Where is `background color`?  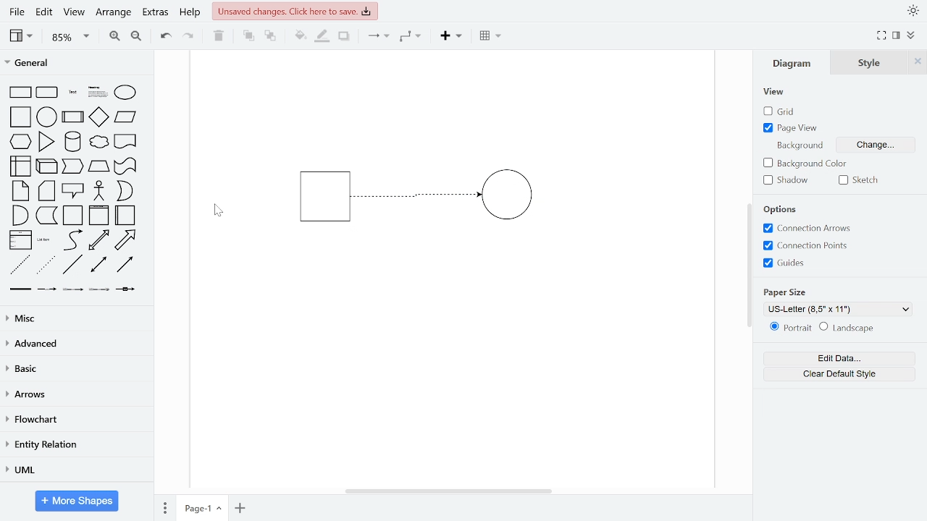 background color is located at coordinates (800, 162).